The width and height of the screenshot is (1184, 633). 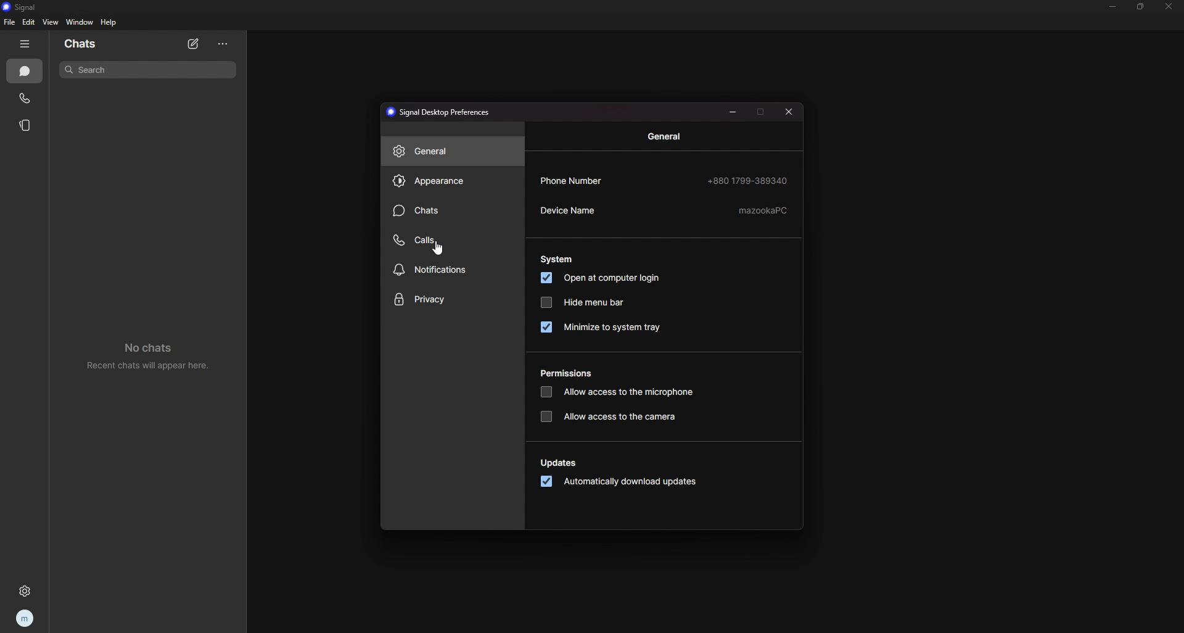 What do you see at coordinates (623, 482) in the screenshot?
I see `automatically download updates` at bounding box center [623, 482].